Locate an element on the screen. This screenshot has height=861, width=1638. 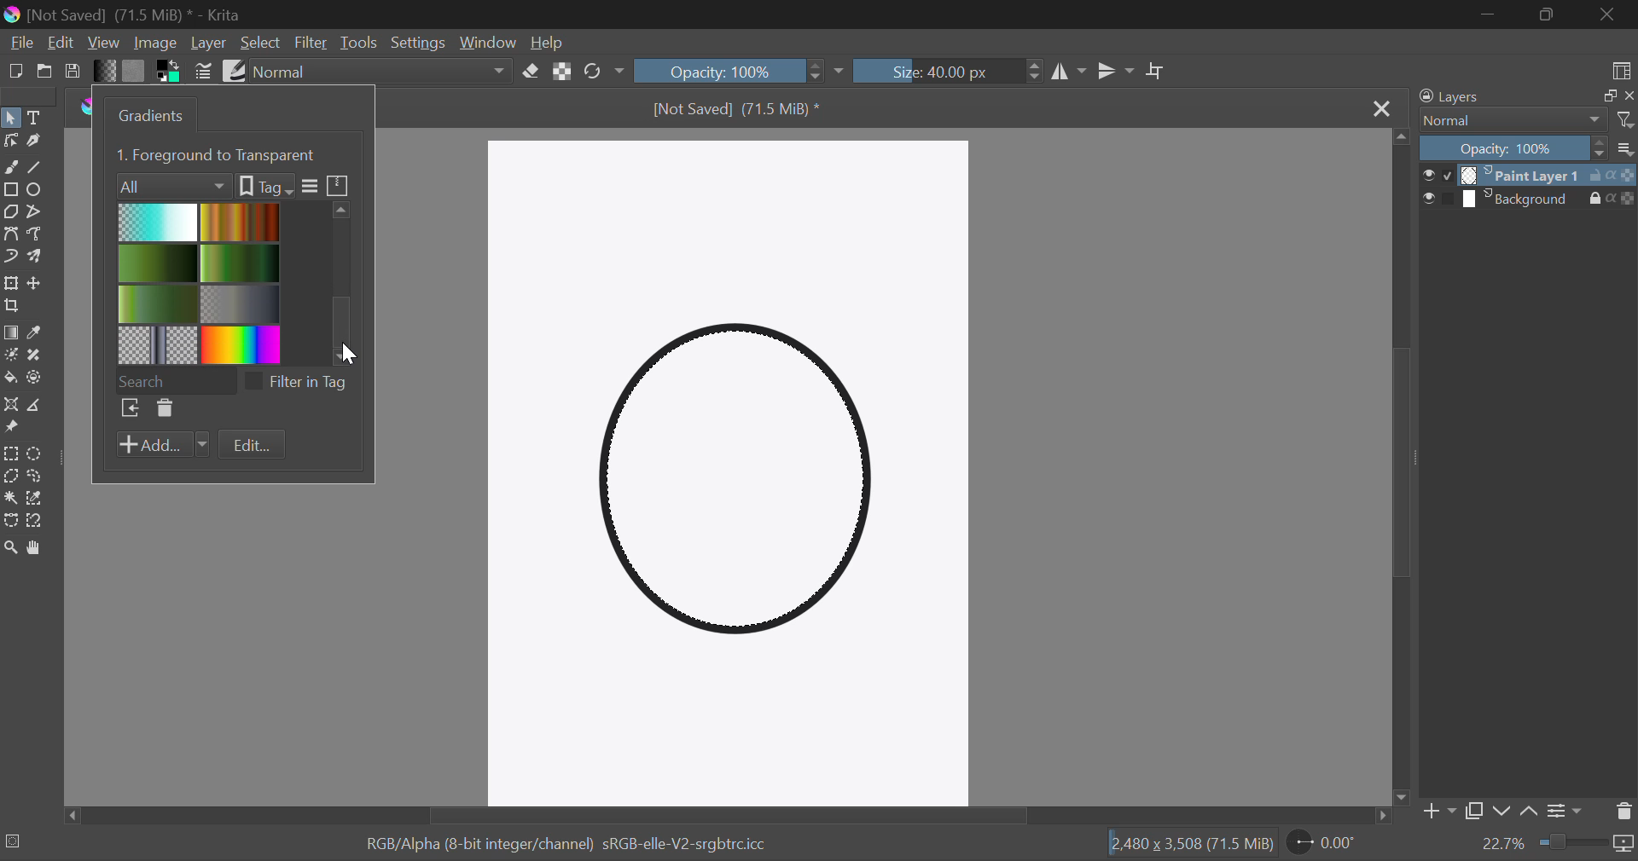
Bezier Curve Selection is located at coordinates (11, 523).